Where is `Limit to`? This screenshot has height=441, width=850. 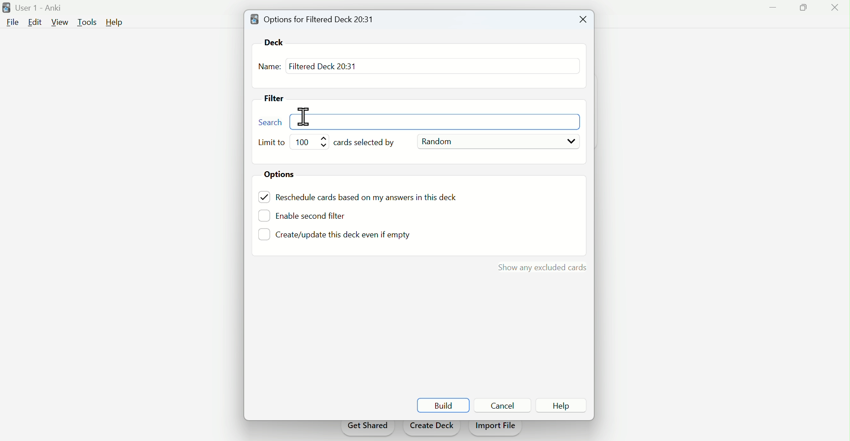 Limit to is located at coordinates (273, 143).